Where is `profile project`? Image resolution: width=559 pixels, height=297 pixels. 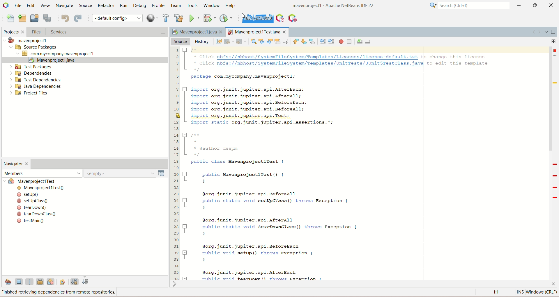
profile project is located at coordinates (227, 18).